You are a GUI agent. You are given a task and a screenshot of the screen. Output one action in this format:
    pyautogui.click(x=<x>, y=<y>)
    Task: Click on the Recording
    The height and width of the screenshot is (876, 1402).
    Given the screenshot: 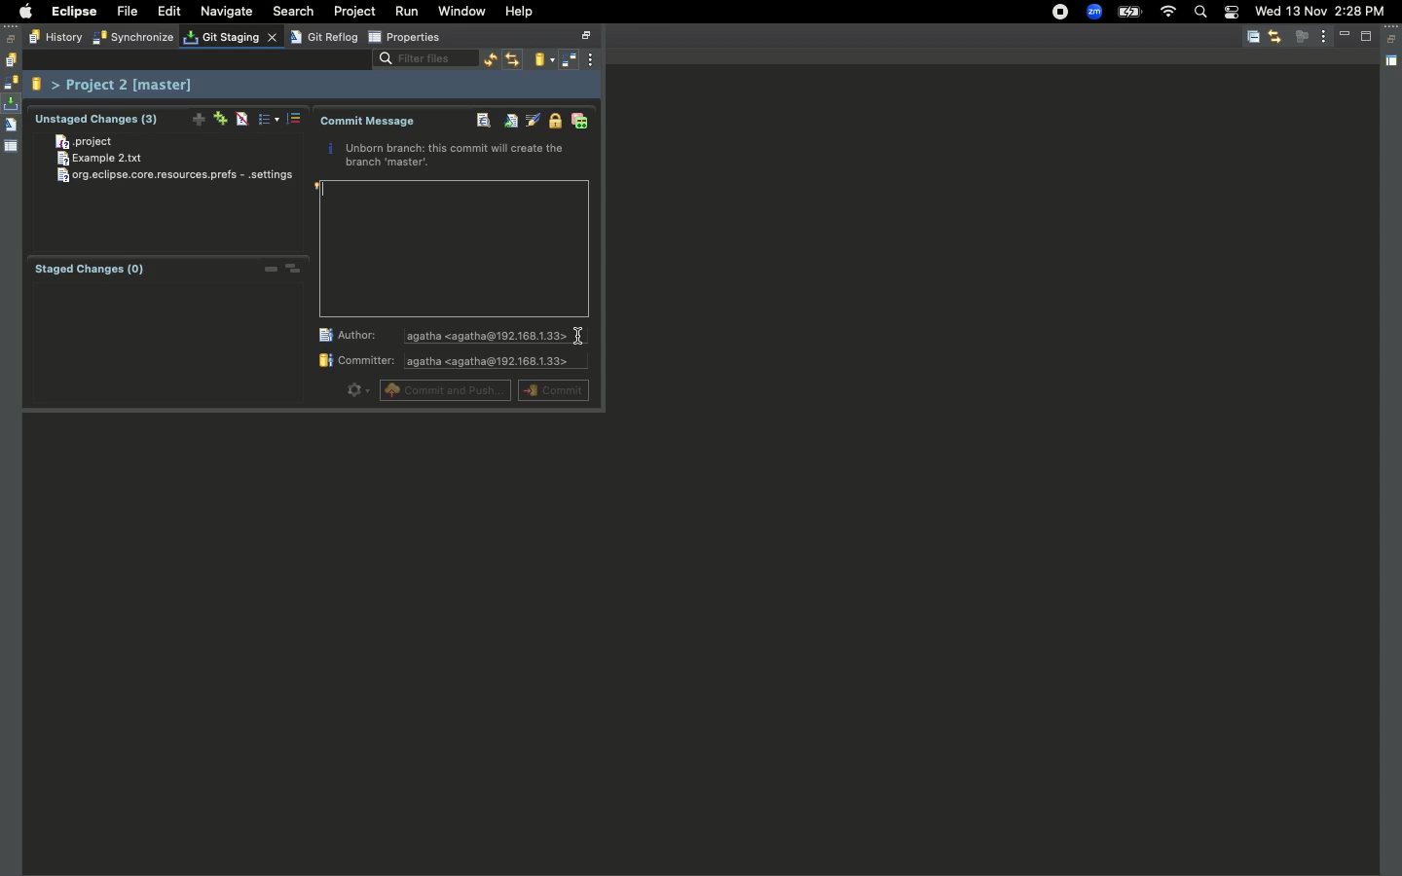 What is the action you would take?
    pyautogui.click(x=1061, y=12)
    